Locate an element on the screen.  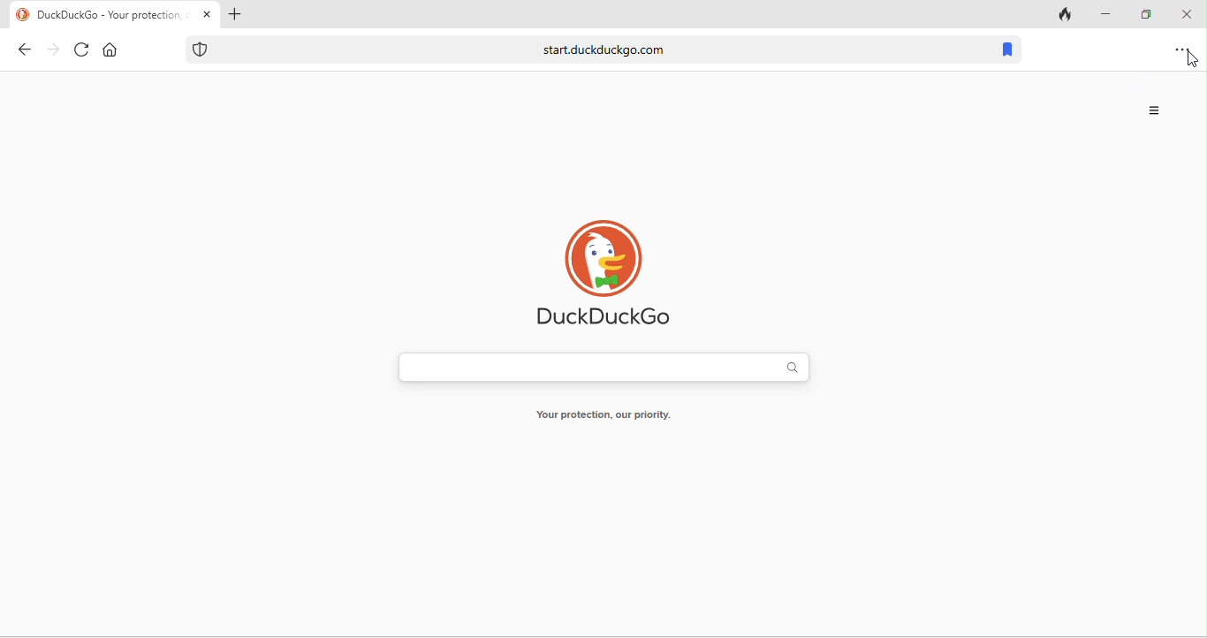
cursor is located at coordinates (1191, 61).